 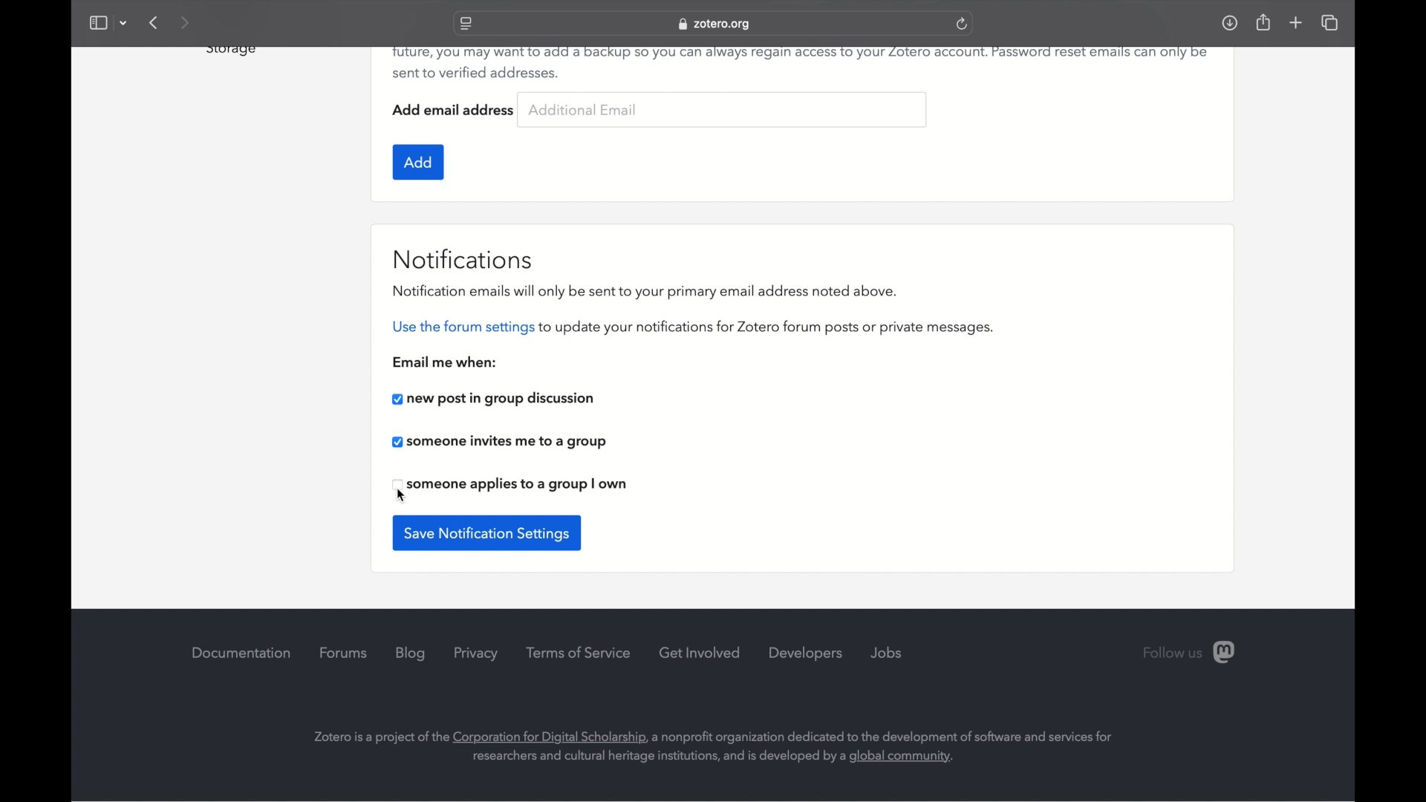 I want to click on new tab, so click(x=1296, y=23).